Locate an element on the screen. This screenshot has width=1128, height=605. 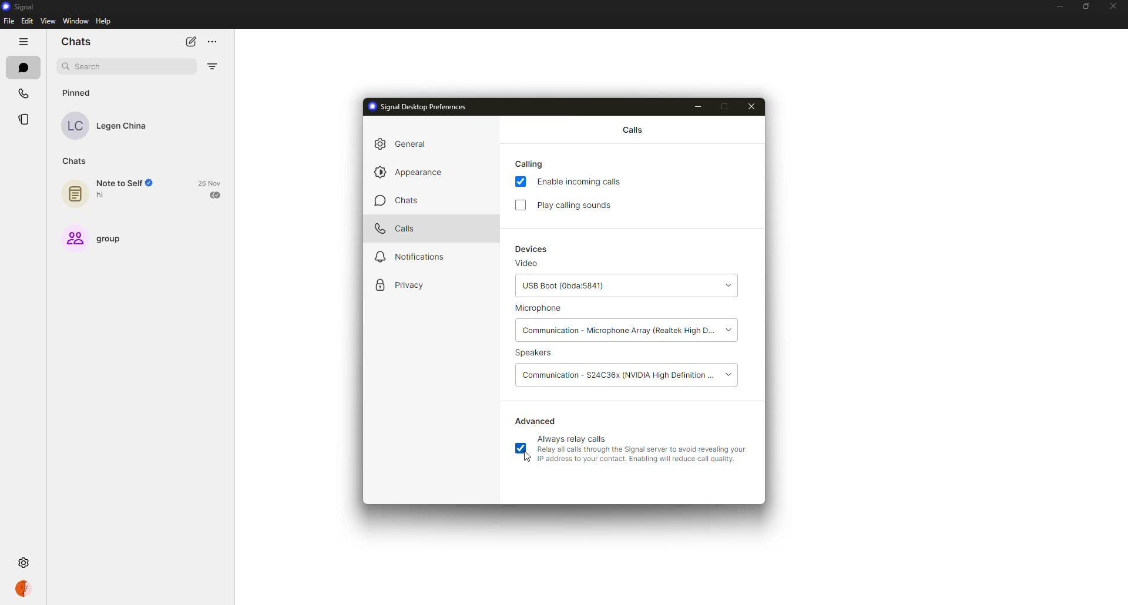
chats is located at coordinates (79, 40).